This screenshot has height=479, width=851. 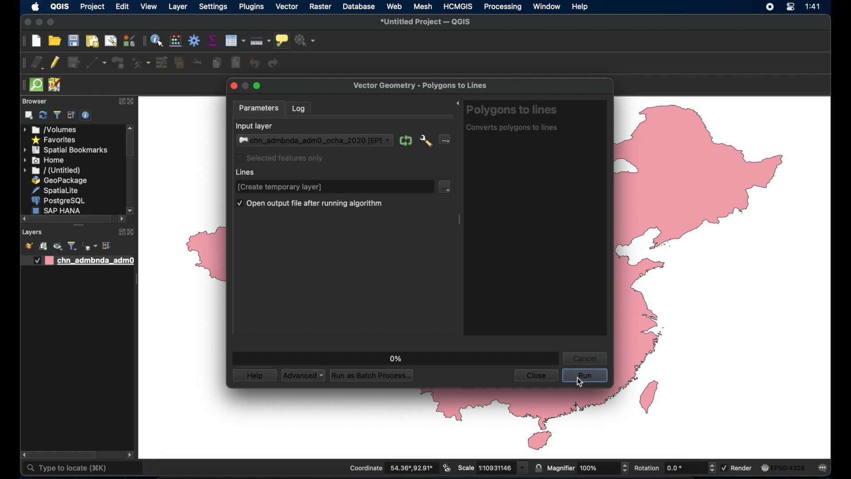 I want to click on layer, so click(x=177, y=7).